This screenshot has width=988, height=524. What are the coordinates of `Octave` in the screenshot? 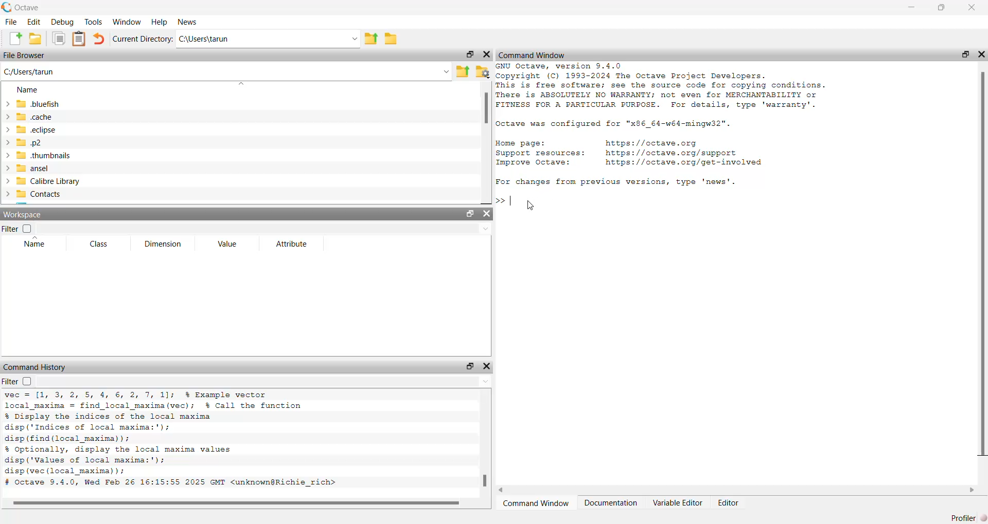 It's located at (27, 8).